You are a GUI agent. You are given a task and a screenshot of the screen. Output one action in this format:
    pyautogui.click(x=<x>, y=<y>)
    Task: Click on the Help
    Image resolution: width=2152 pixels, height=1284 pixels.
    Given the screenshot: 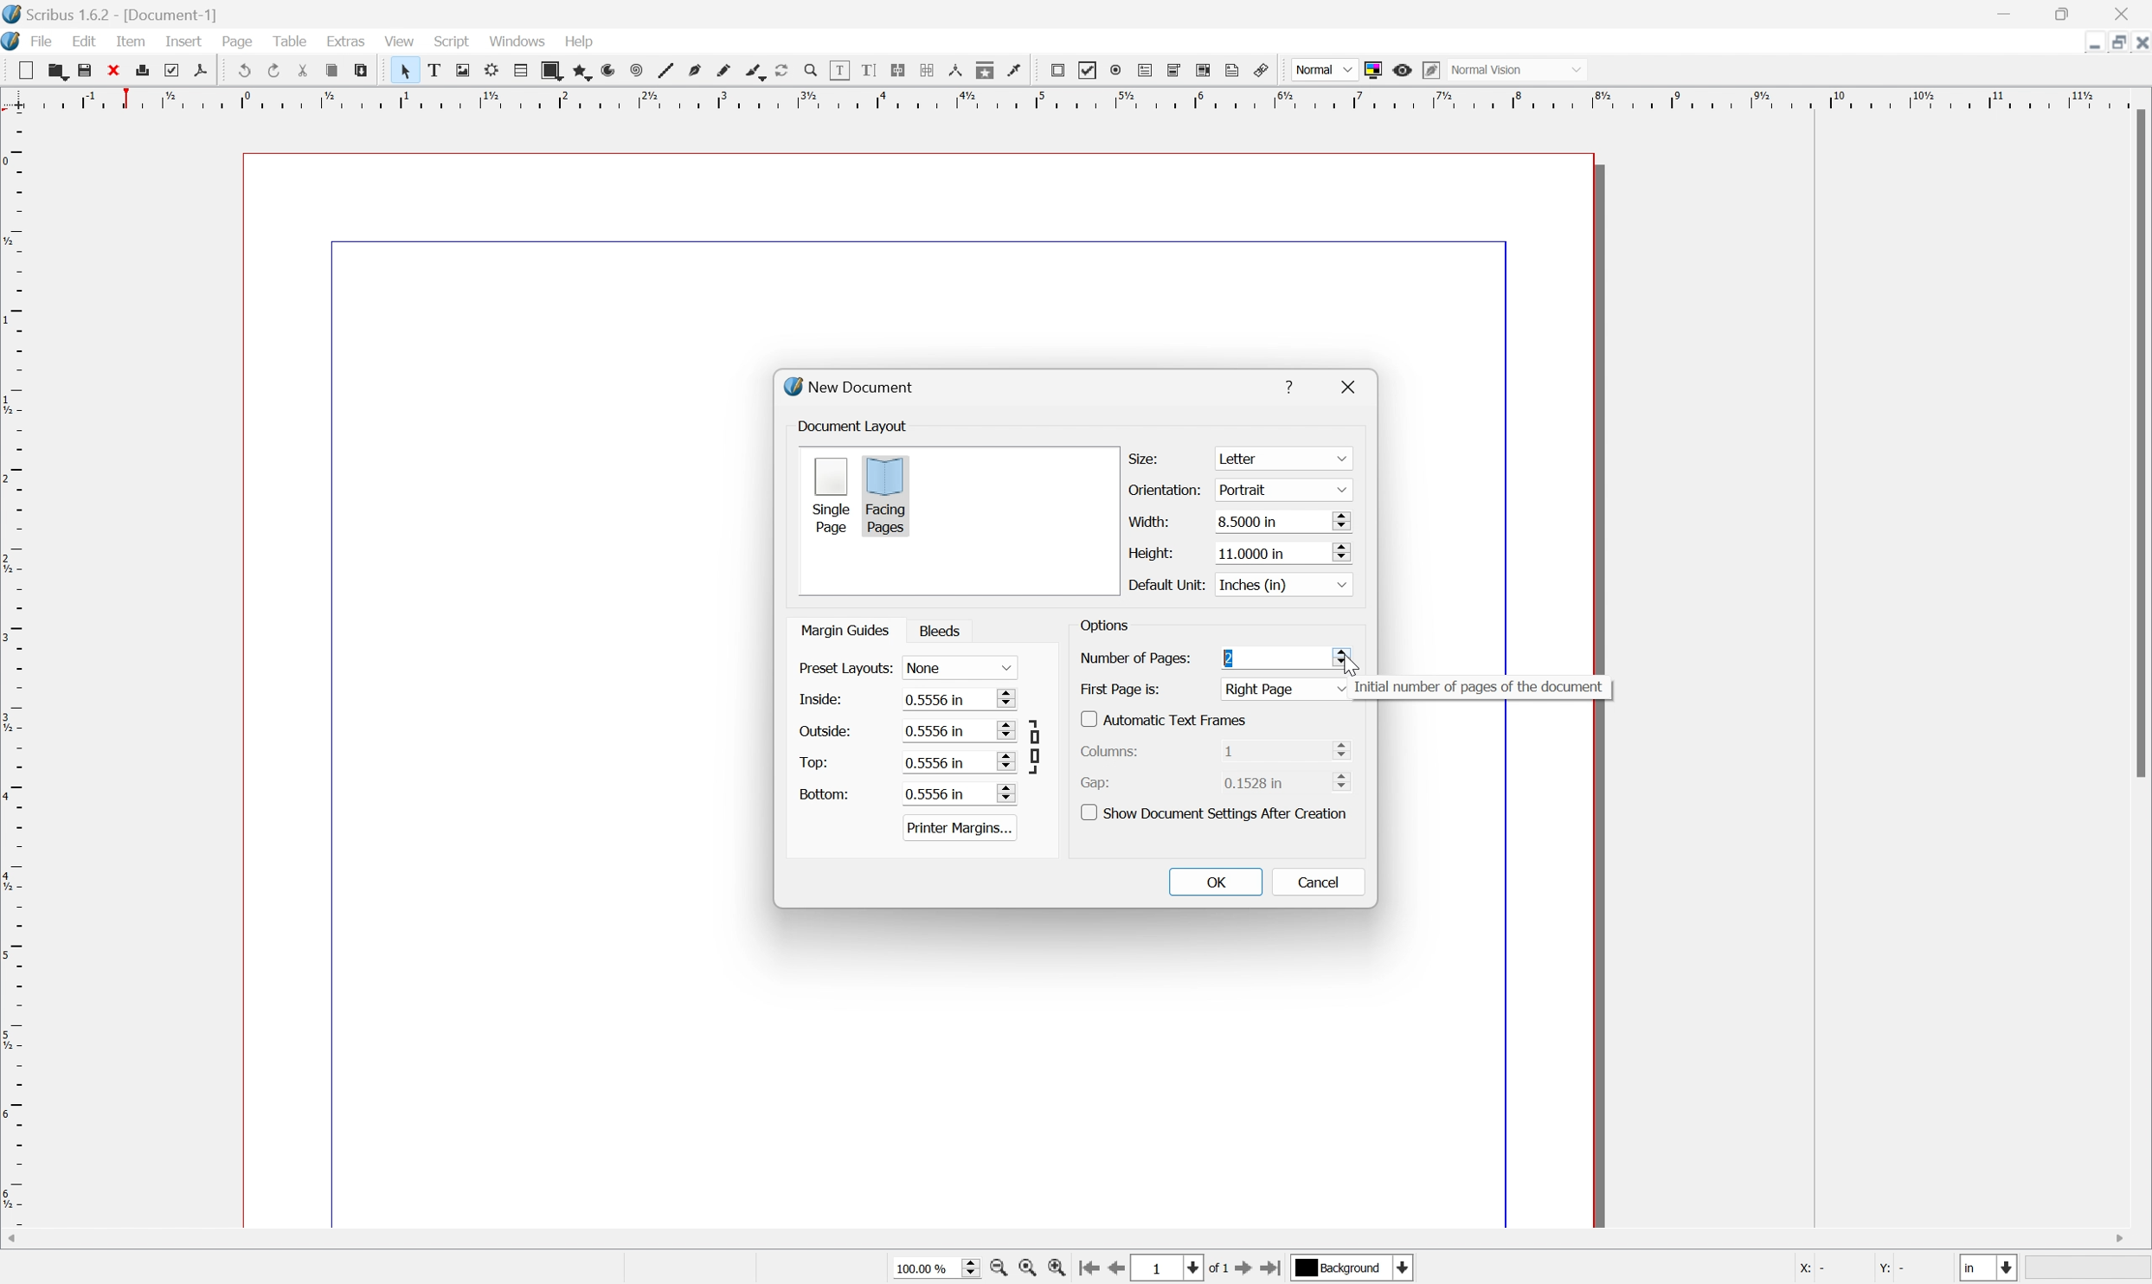 What is the action you would take?
    pyautogui.click(x=578, y=42)
    